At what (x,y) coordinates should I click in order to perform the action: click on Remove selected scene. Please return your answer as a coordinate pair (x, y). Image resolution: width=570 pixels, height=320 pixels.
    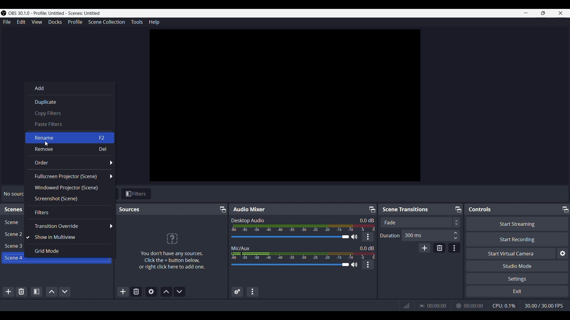
    Looking at the image, I should click on (21, 292).